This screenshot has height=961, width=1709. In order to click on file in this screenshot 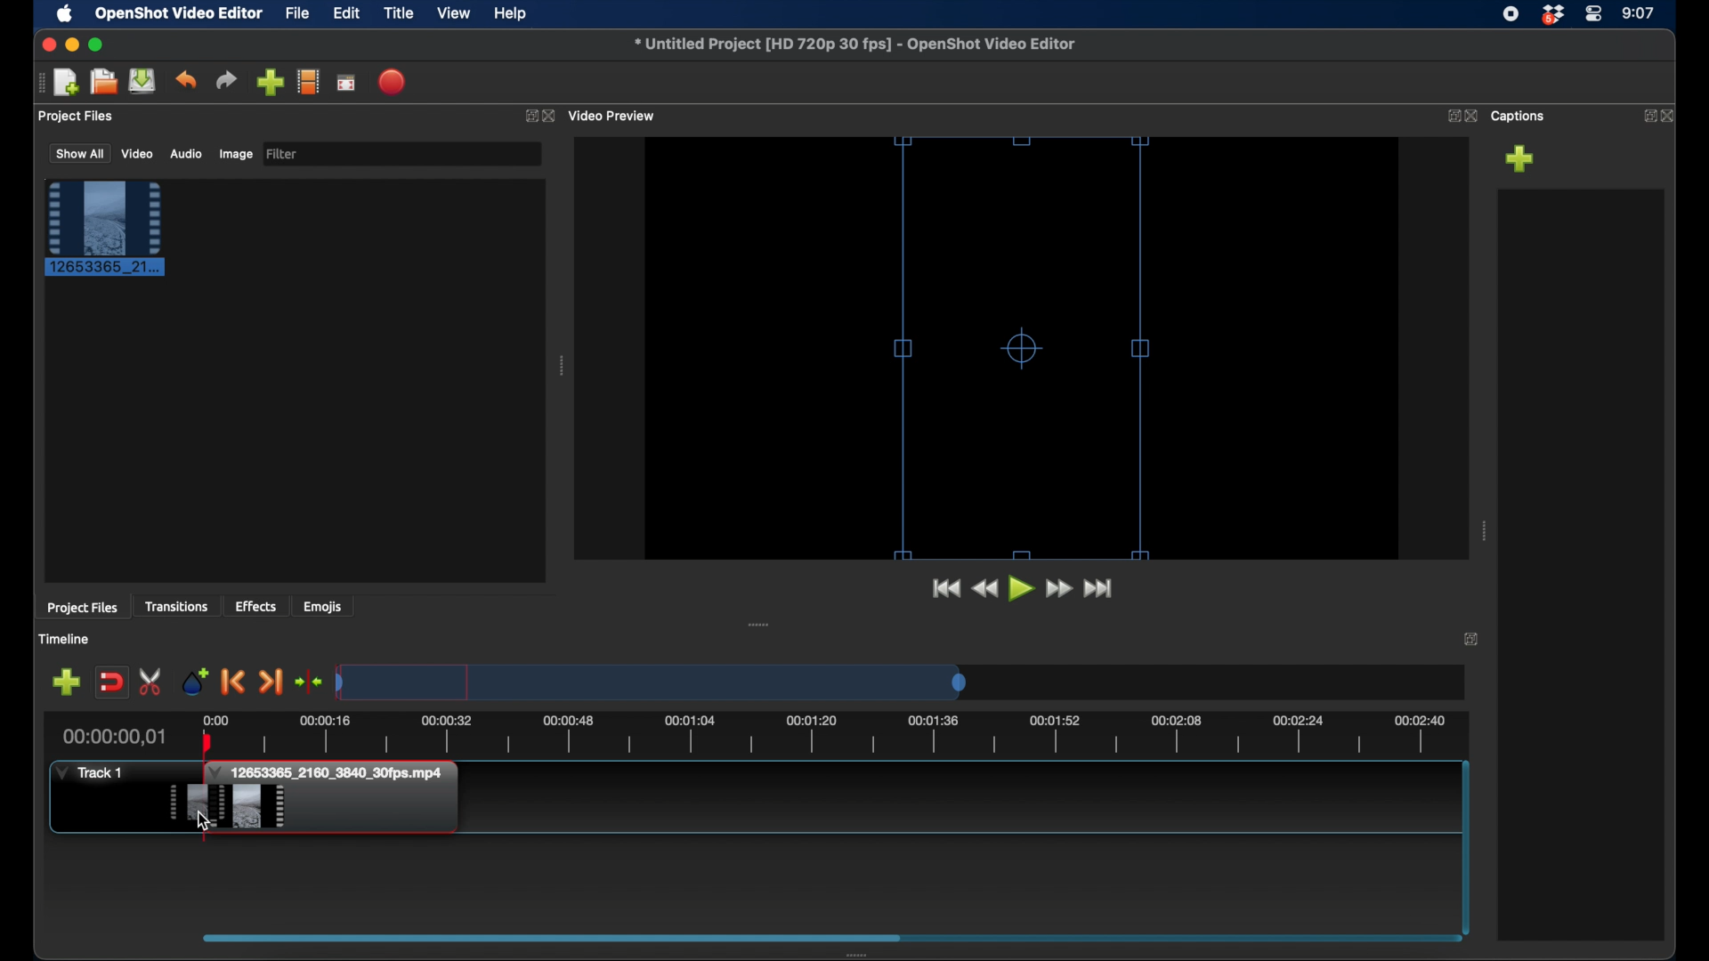, I will do `click(298, 14)`.